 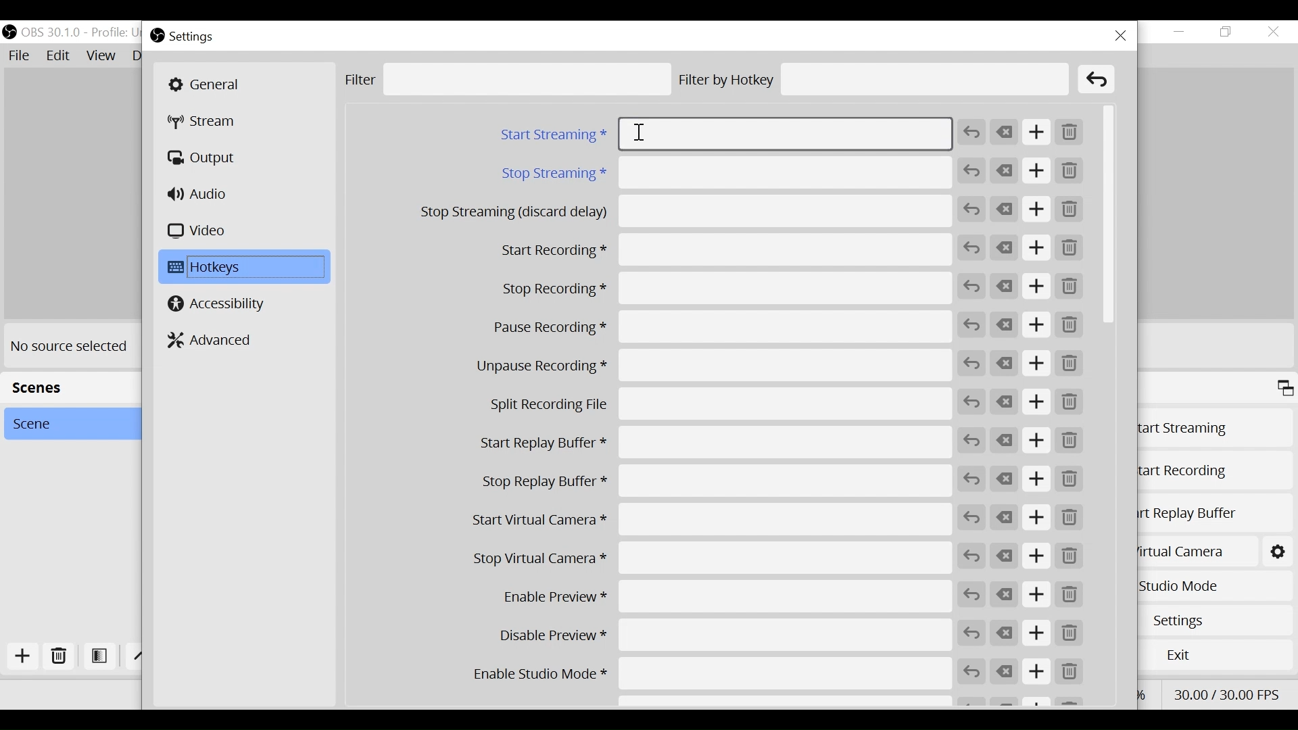 What do you see at coordinates (1005, 363) in the screenshot?
I see `Clear` at bounding box center [1005, 363].